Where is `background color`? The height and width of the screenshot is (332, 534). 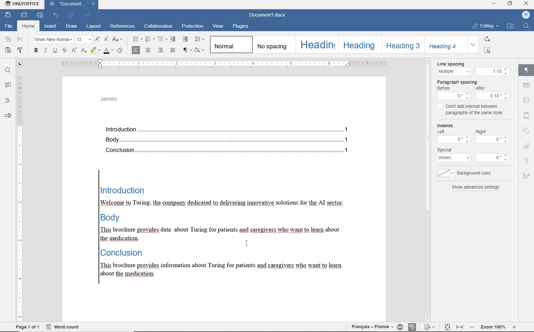
background color is located at coordinates (478, 173).